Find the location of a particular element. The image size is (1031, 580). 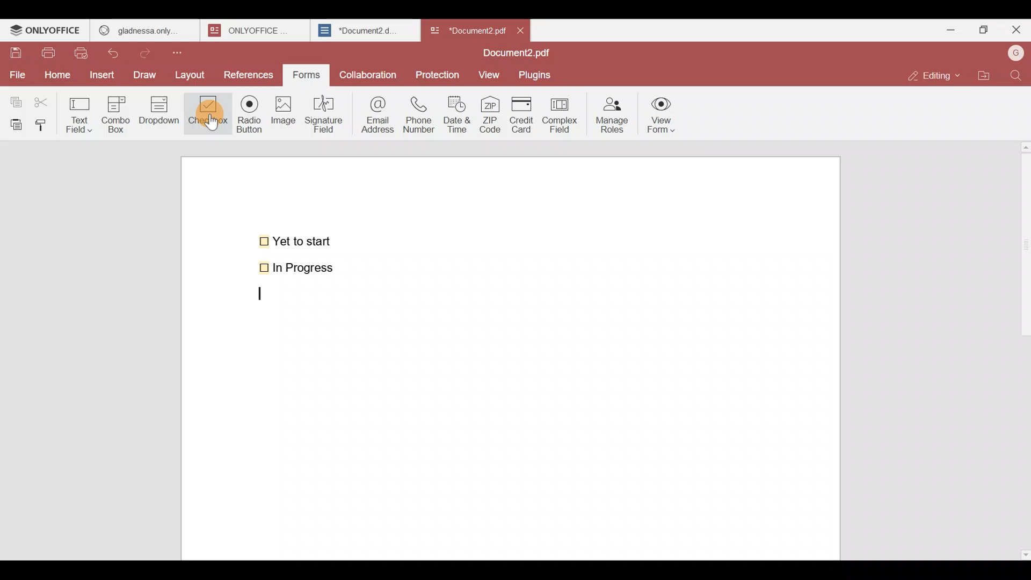

Paste is located at coordinates (14, 124).